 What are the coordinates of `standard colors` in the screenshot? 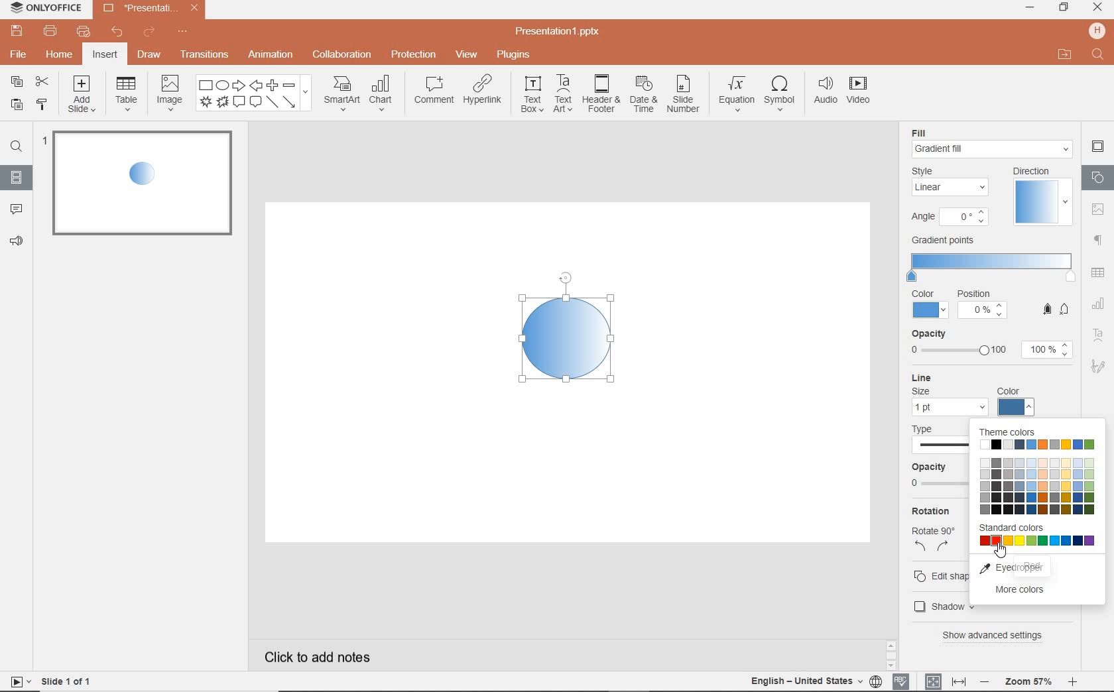 It's located at (1009, 529).